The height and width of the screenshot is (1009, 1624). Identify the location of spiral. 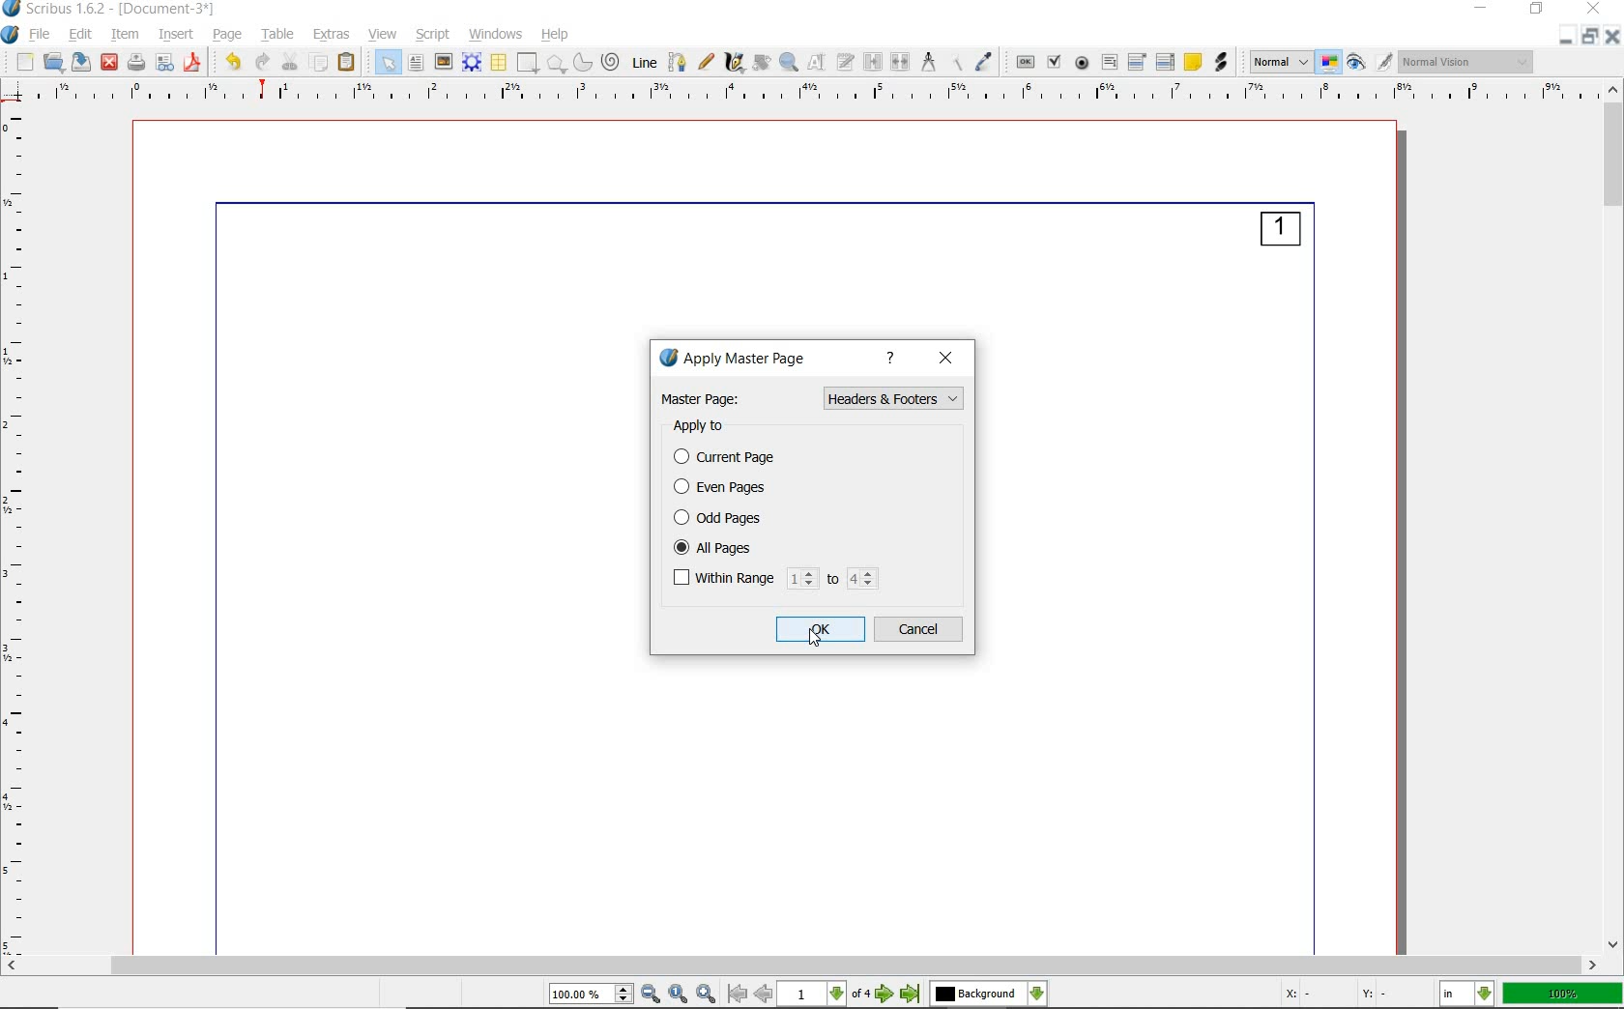
(614, 62).